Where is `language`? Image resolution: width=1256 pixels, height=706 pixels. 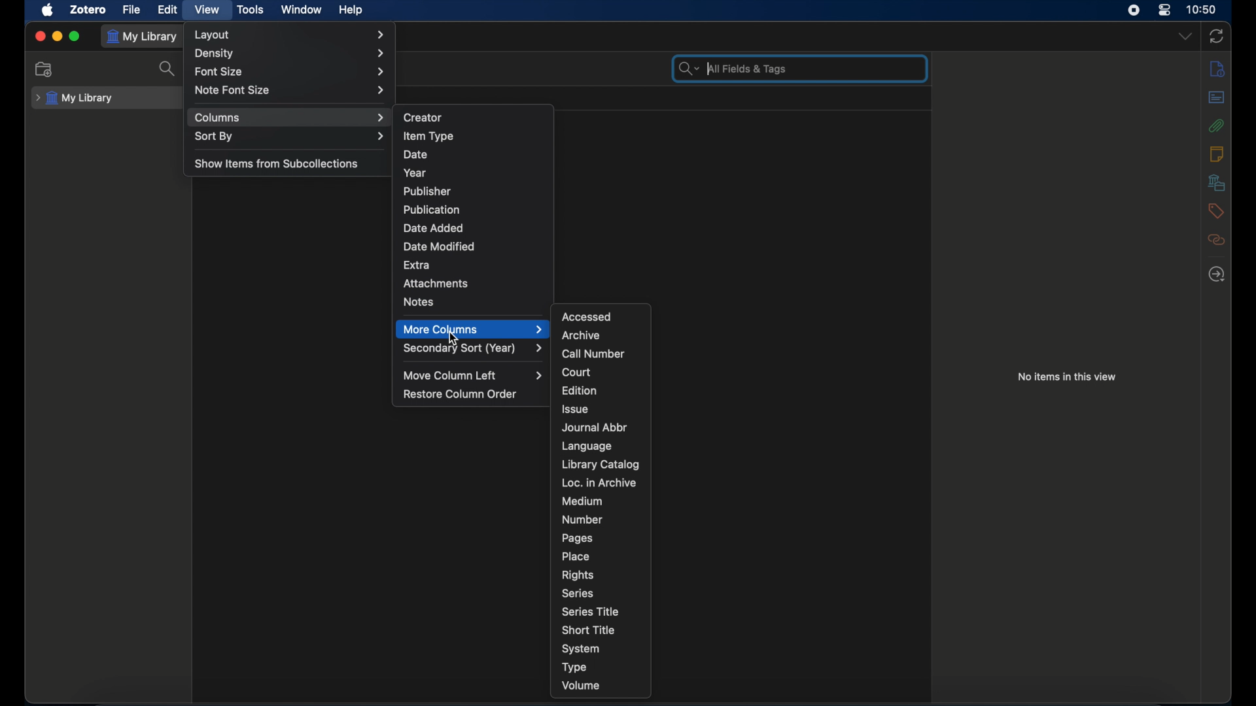 language is located at coordinates (588, 445).